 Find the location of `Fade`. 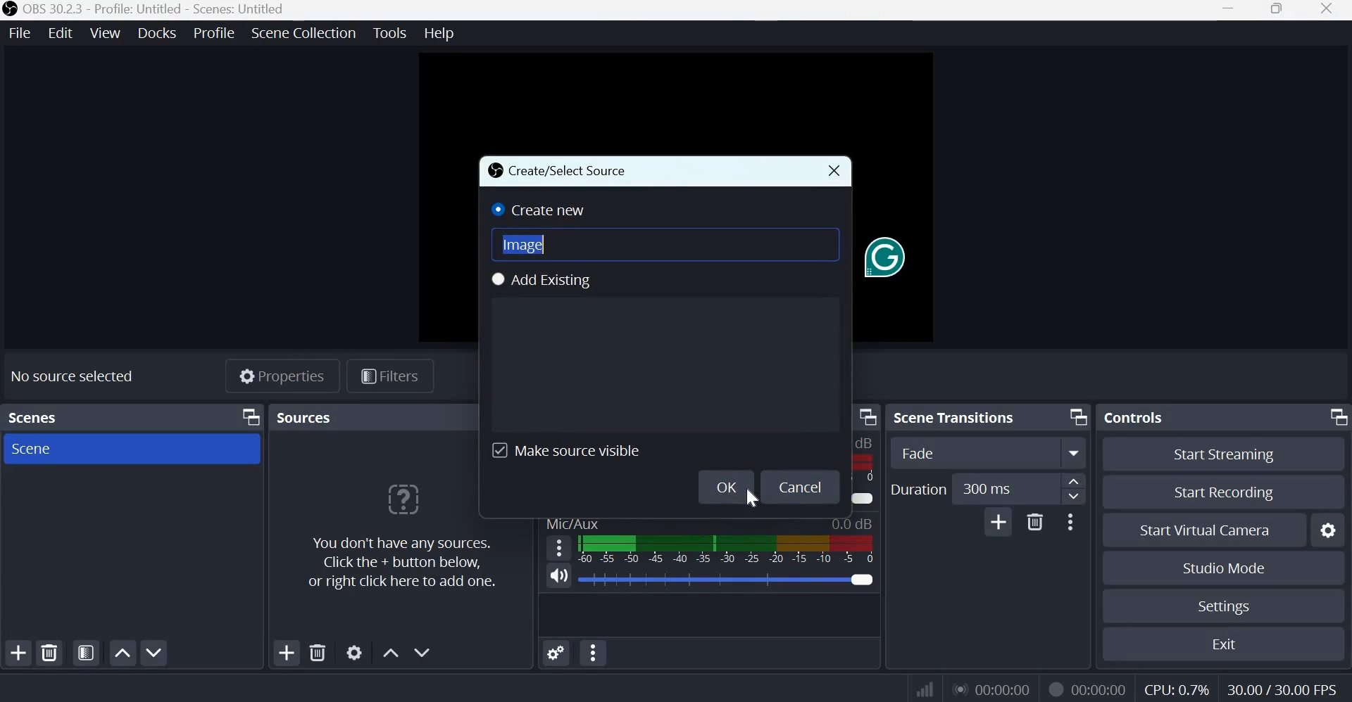

Fade is located at coordinates (970, 452).